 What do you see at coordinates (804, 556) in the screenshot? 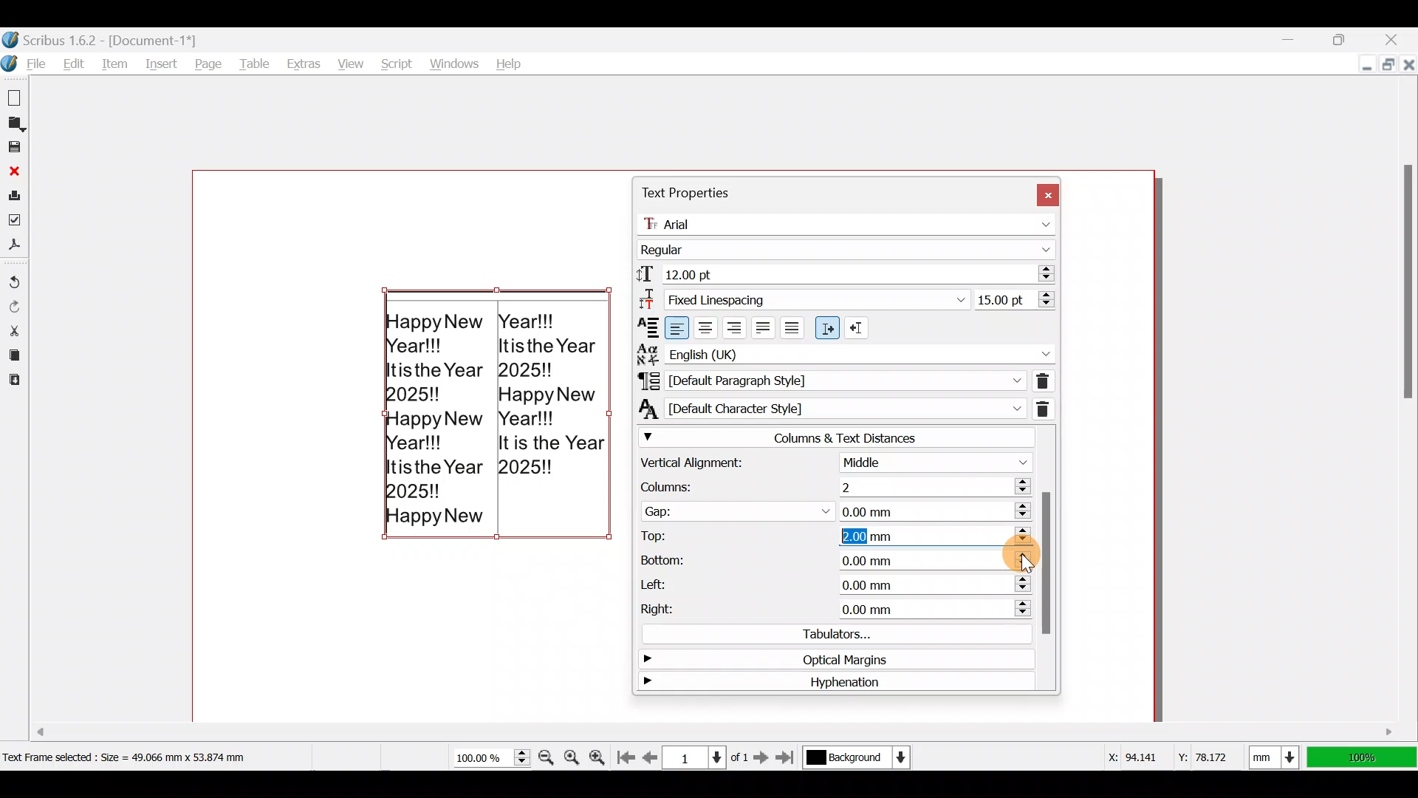
I see `Bottom` at bounding box center [804, 556].